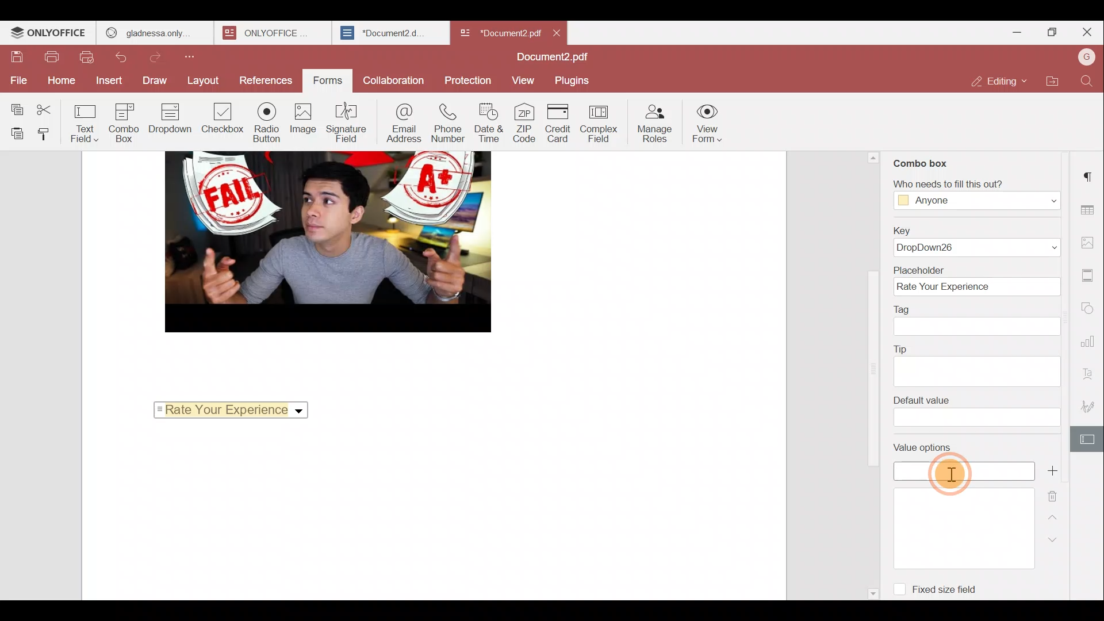 The height and width of the screenshot is (621, 1104). What do you see at coordinates (220, 120) in the screenshot?
I see `Checkbox` at bounding box center [220, 120].